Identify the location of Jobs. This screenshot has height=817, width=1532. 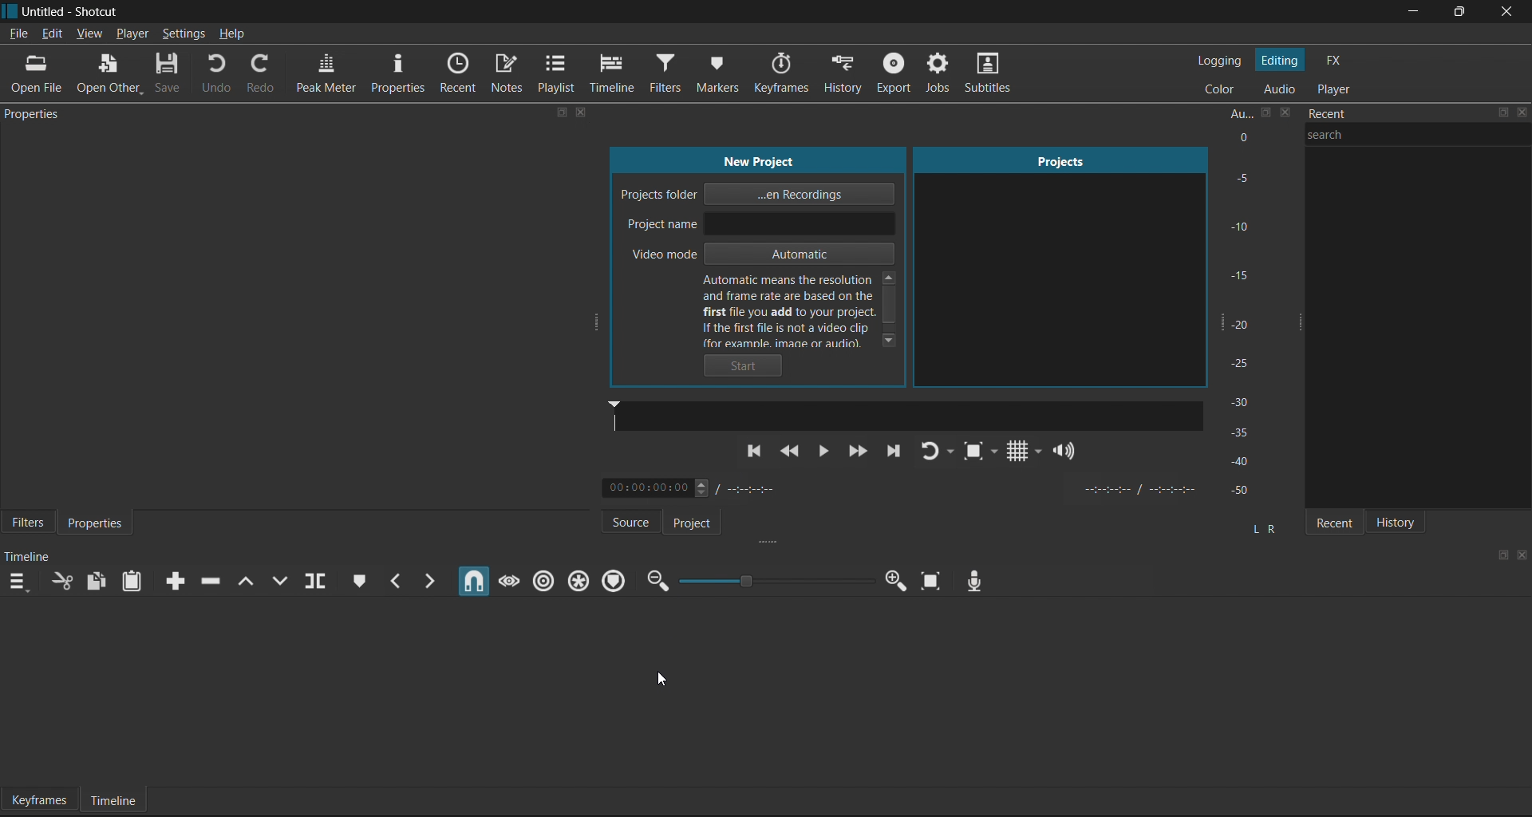
(935, 75).